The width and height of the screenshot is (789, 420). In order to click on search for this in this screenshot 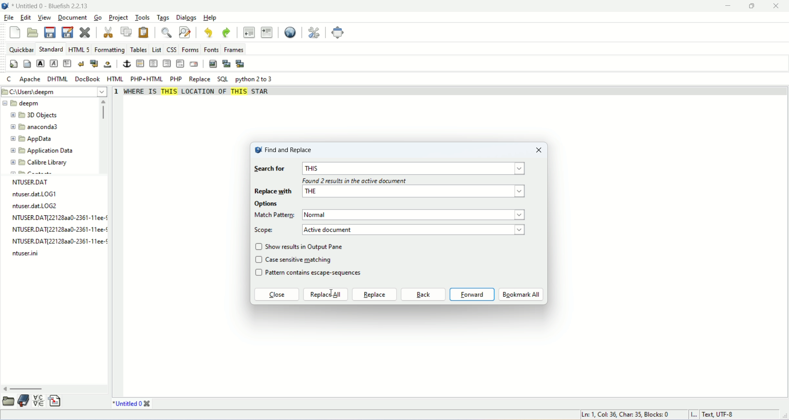, I will do `click(392, 169)`.